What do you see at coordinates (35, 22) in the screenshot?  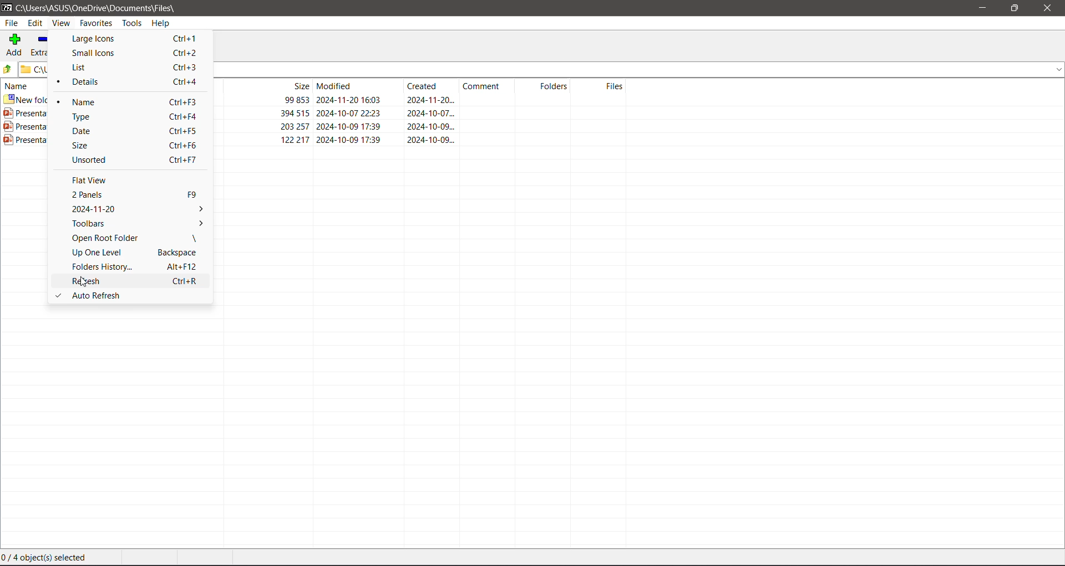 I see `Edit` at bounding box center [35, 22].